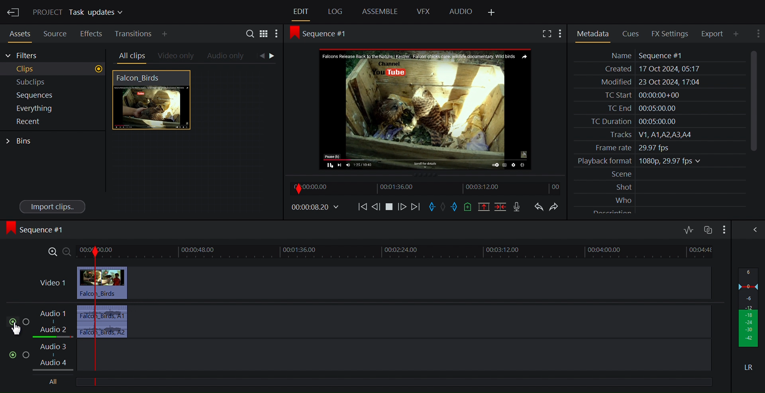 This screenshot has width=765, height=393. What do you see at coordinates (381, 11) in the screenshot?
I see `Assemble` at bounding box center [381, 11].